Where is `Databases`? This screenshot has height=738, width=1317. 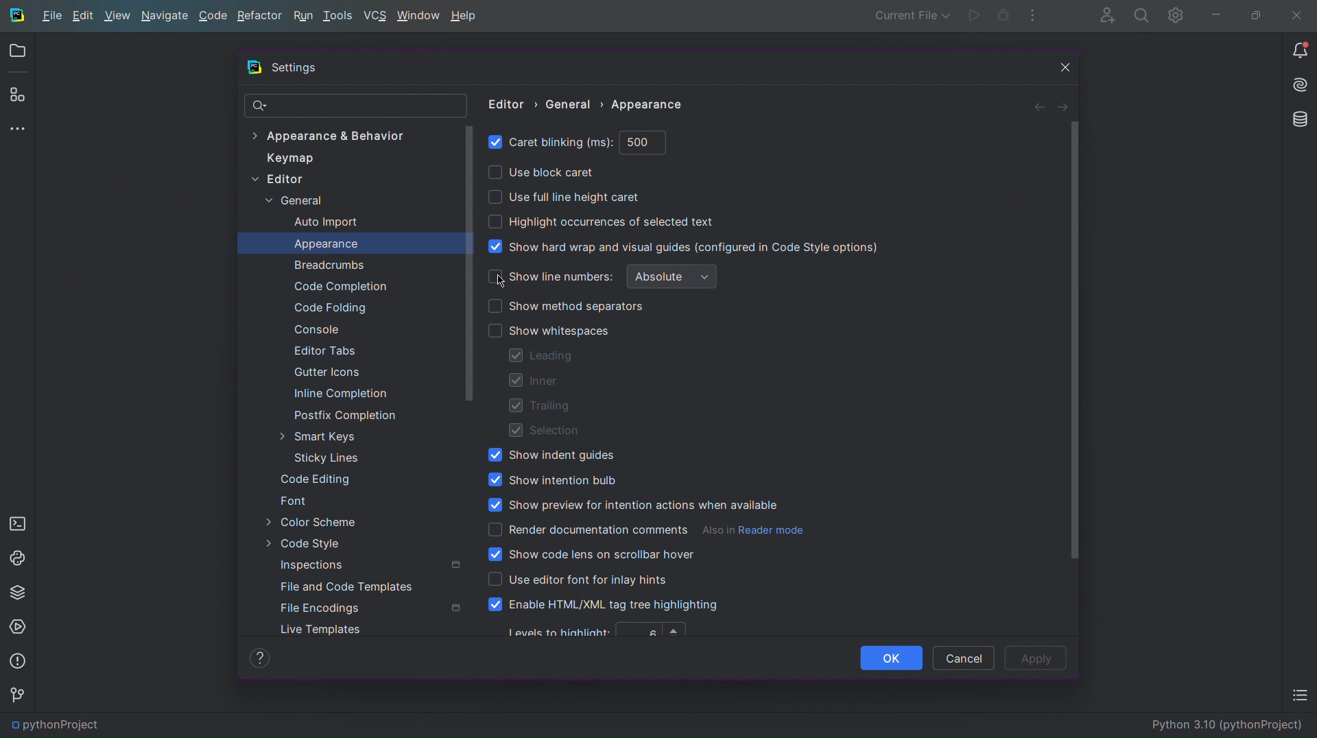 Databases is located at coordinates (1297, 119).